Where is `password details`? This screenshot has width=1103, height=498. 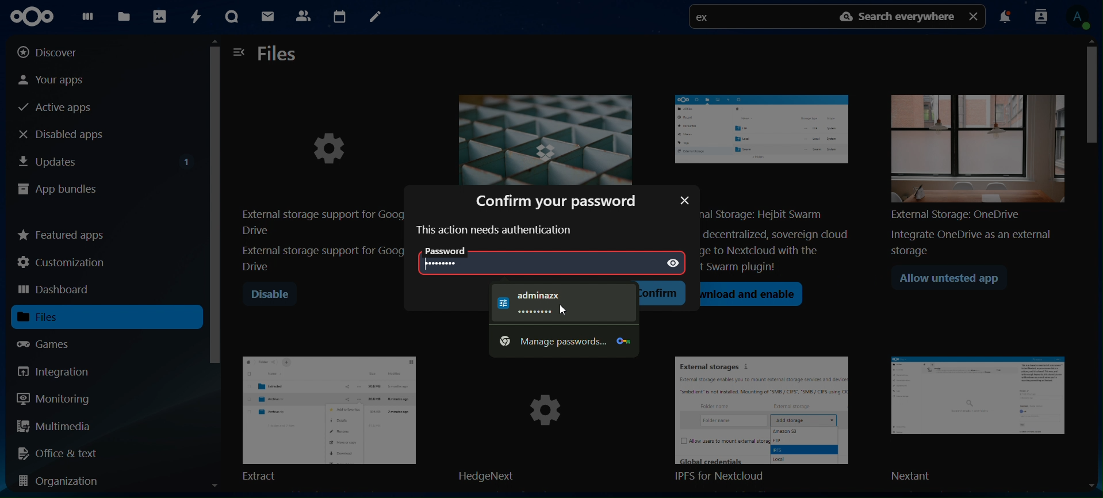 password details is located at coordinates (548, 304).